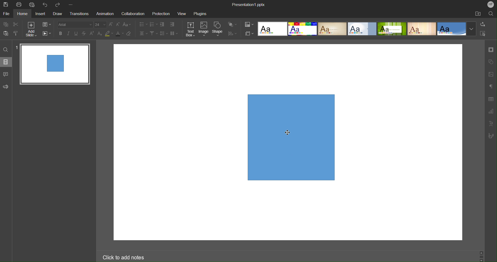 This screenshot has width=497, height=262. What do you see at coordinates (6, 50) in the screenshot?
I see `Find` at bounding box center [6, 50].